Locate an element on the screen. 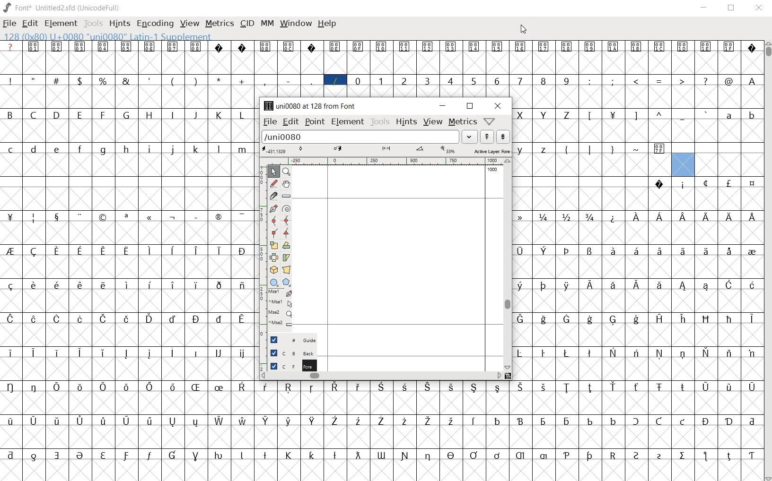  glyph is located at coordinates (11, 455).